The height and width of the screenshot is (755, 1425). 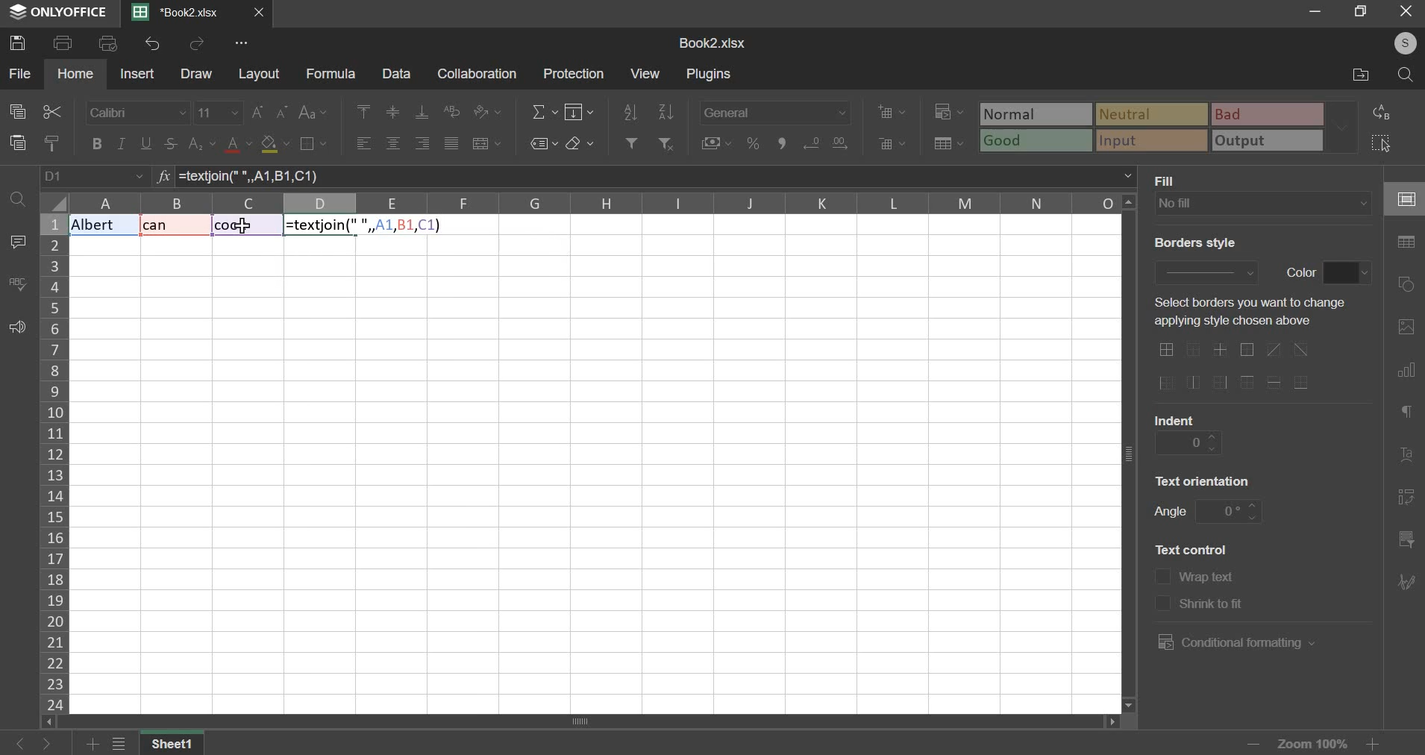 What do you see at coordinates (1409, 285) in the screenshot?
I see `shapes` at bounding box center [1409, 285].